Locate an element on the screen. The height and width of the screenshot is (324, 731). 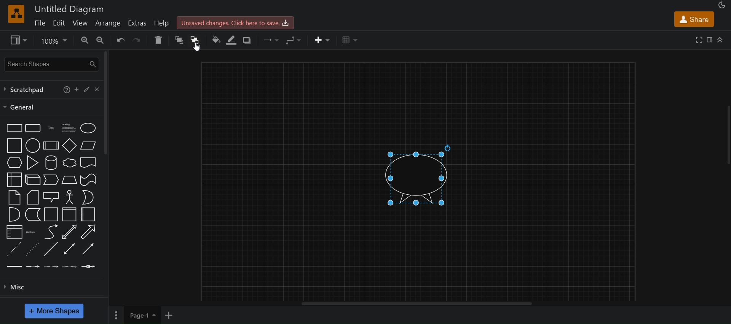
data storage is located at coordinates (32, 214).